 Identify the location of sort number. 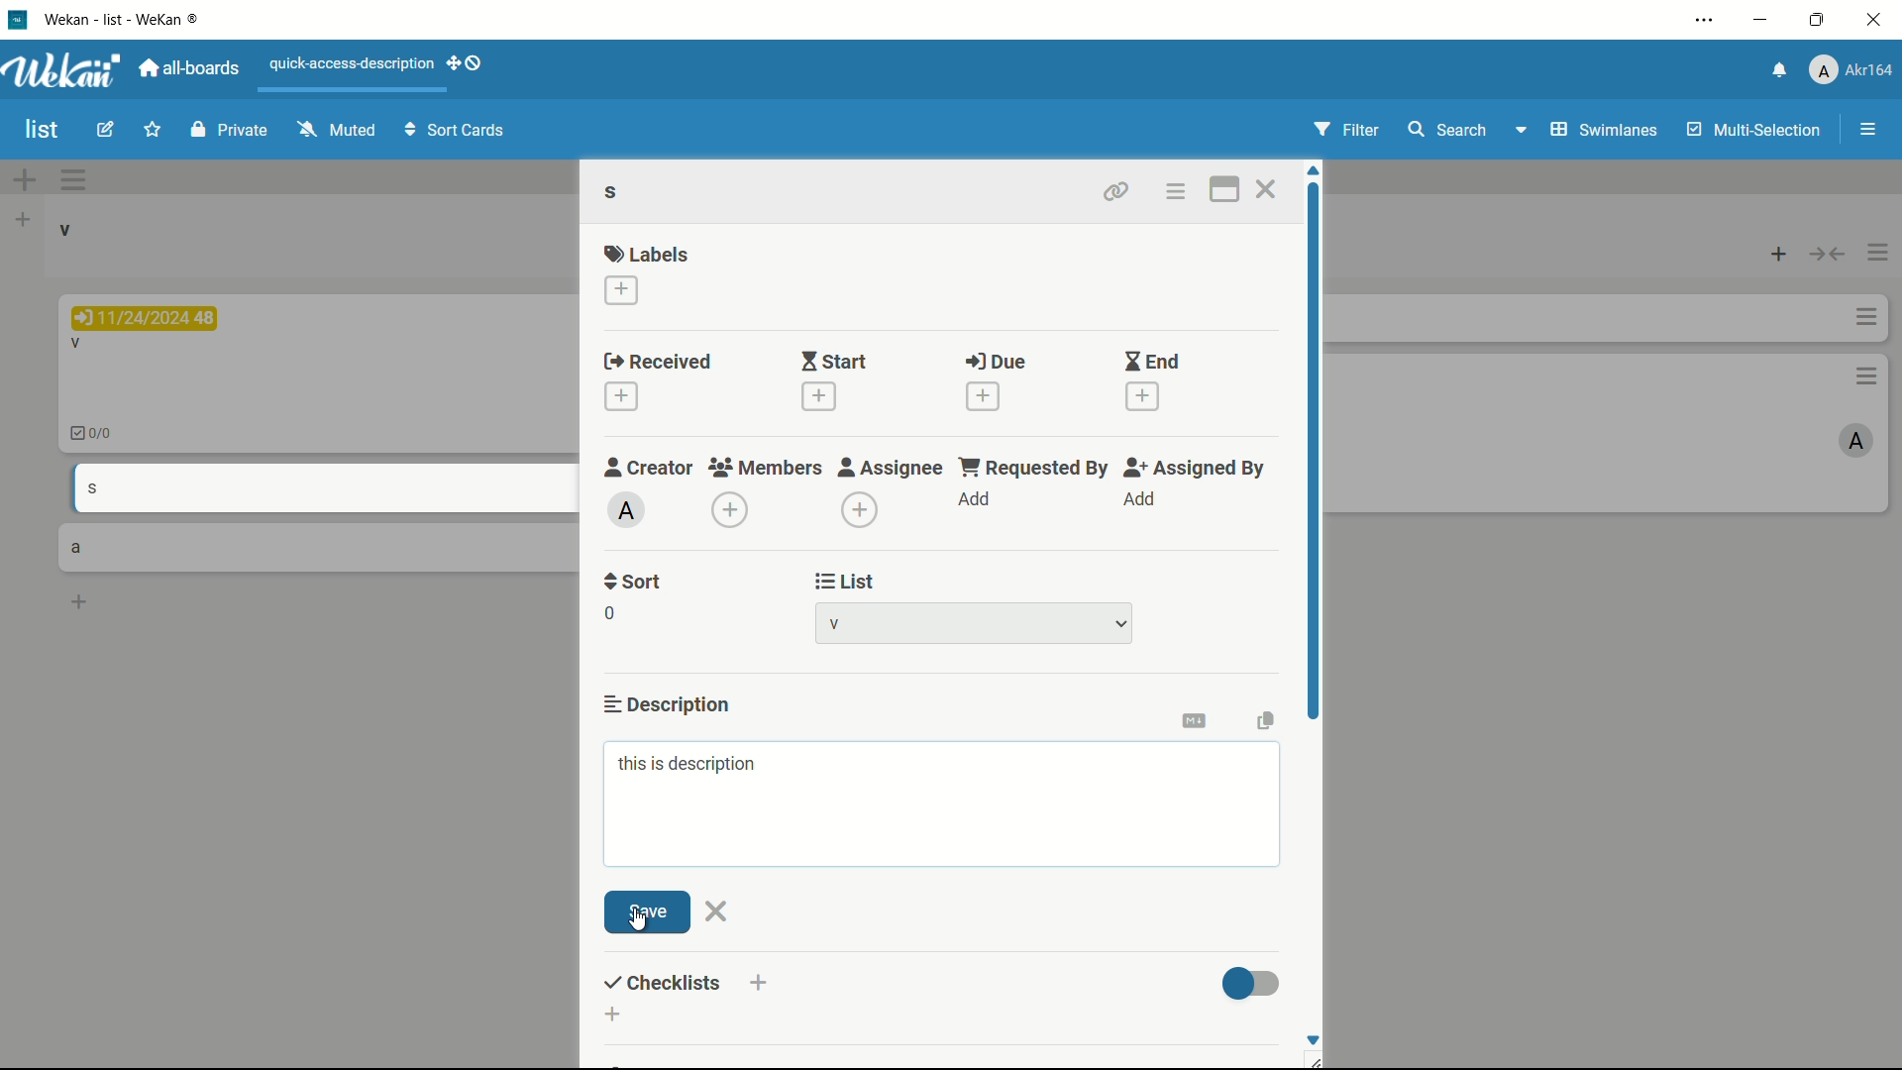
(608, 613).